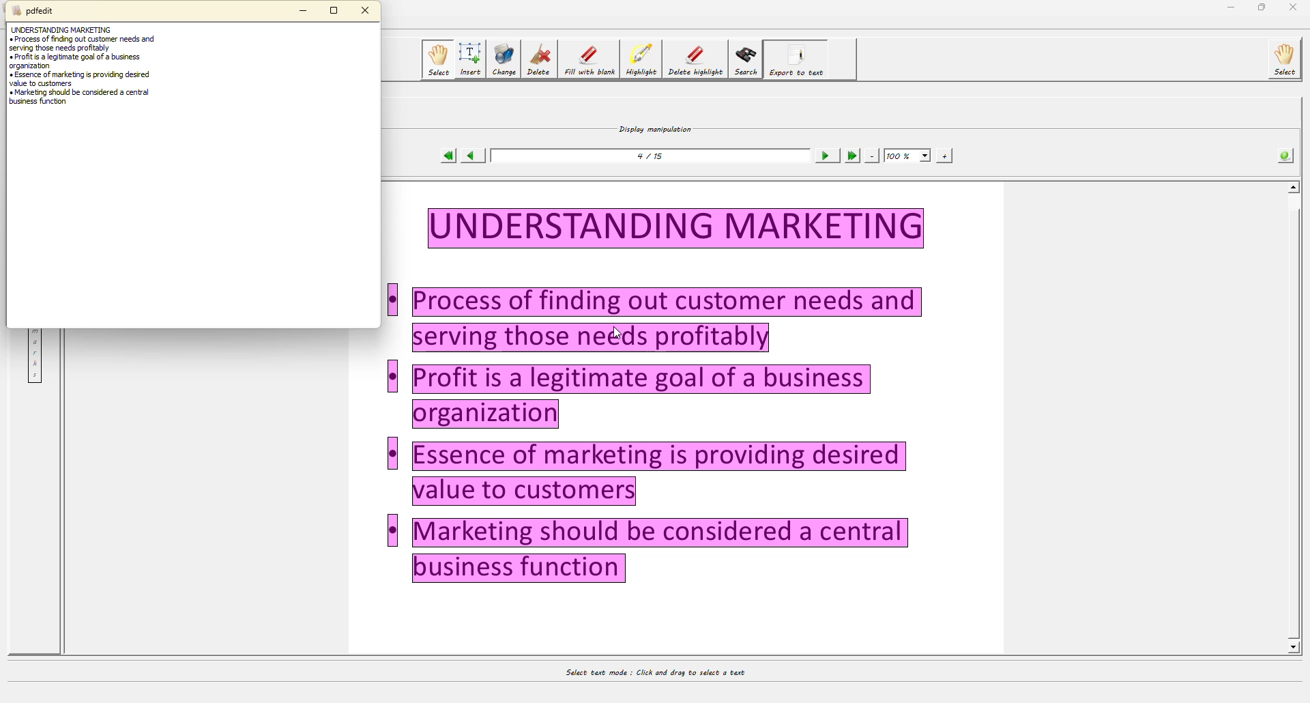 This screenshot has width=1310, height=703. Describe the element at coordinates (1283, 58) in the screenshot. I see `select` at that location.